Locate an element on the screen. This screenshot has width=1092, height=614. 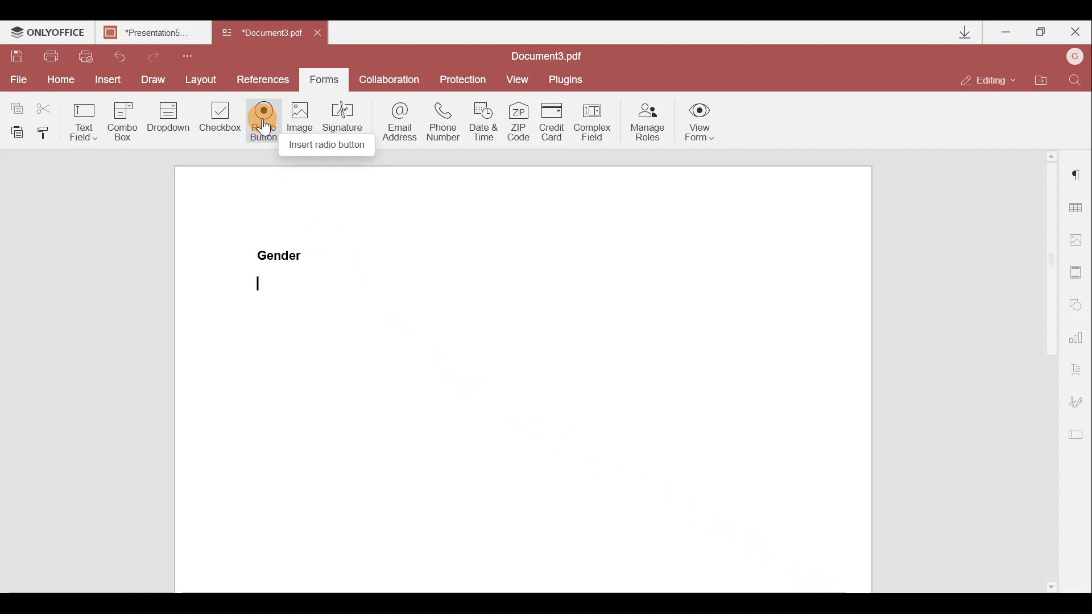
Print file is located at coordinates (52, 55).